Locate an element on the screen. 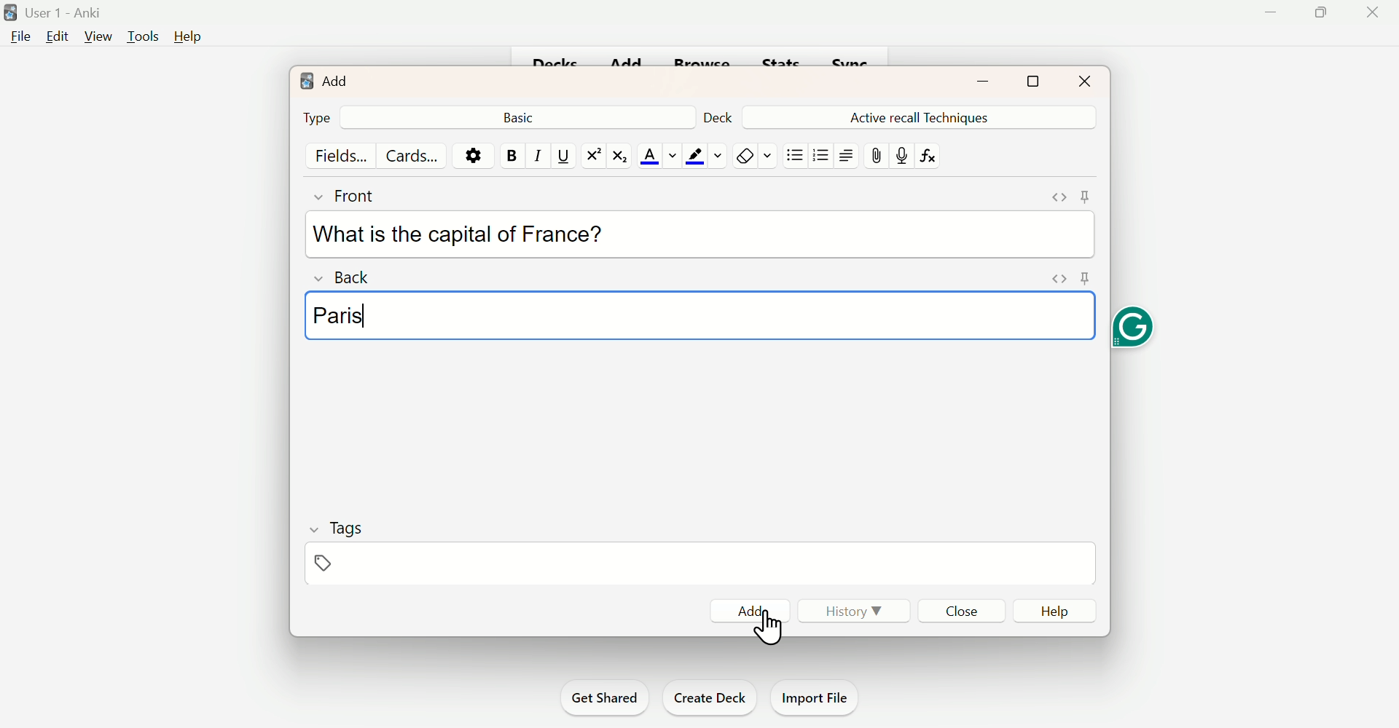 The width and height of the screenshot is (1399, 728). Active Recall Techniques is located at coordinates (923, 116).